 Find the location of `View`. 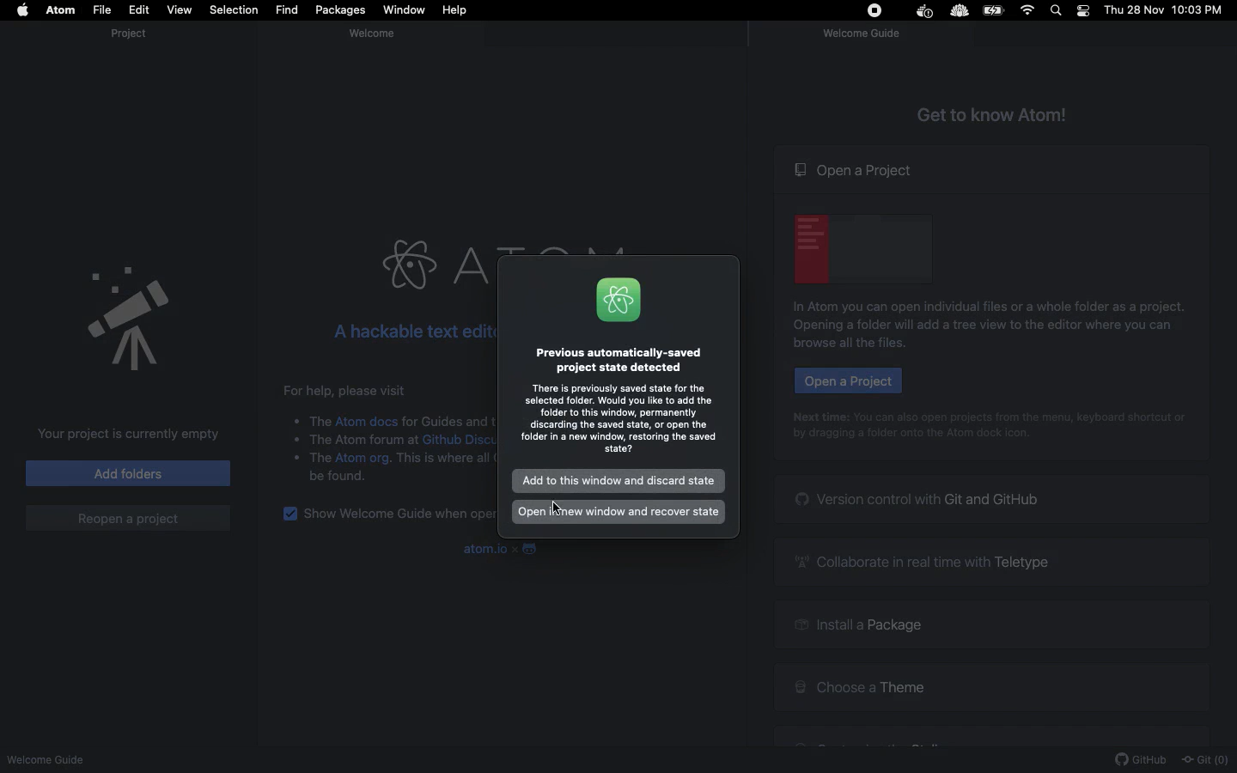

View is located at coordinates (179, 9).